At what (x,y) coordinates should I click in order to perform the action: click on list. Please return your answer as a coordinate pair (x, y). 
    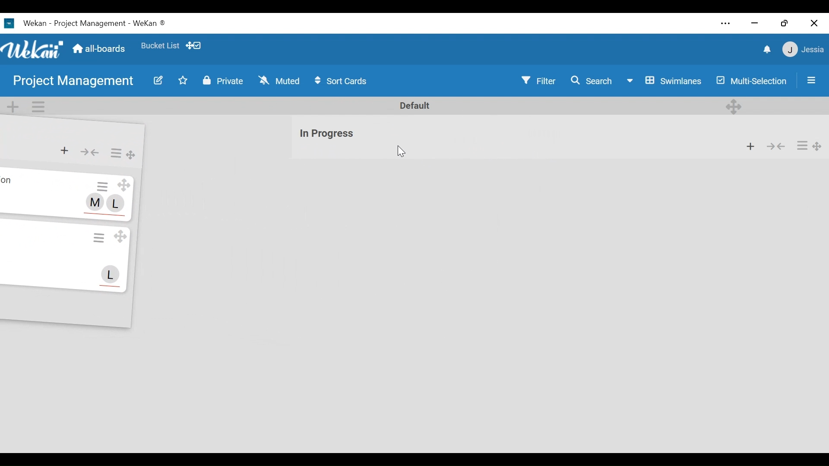
    Looking at the image, I should click on (27, 144).